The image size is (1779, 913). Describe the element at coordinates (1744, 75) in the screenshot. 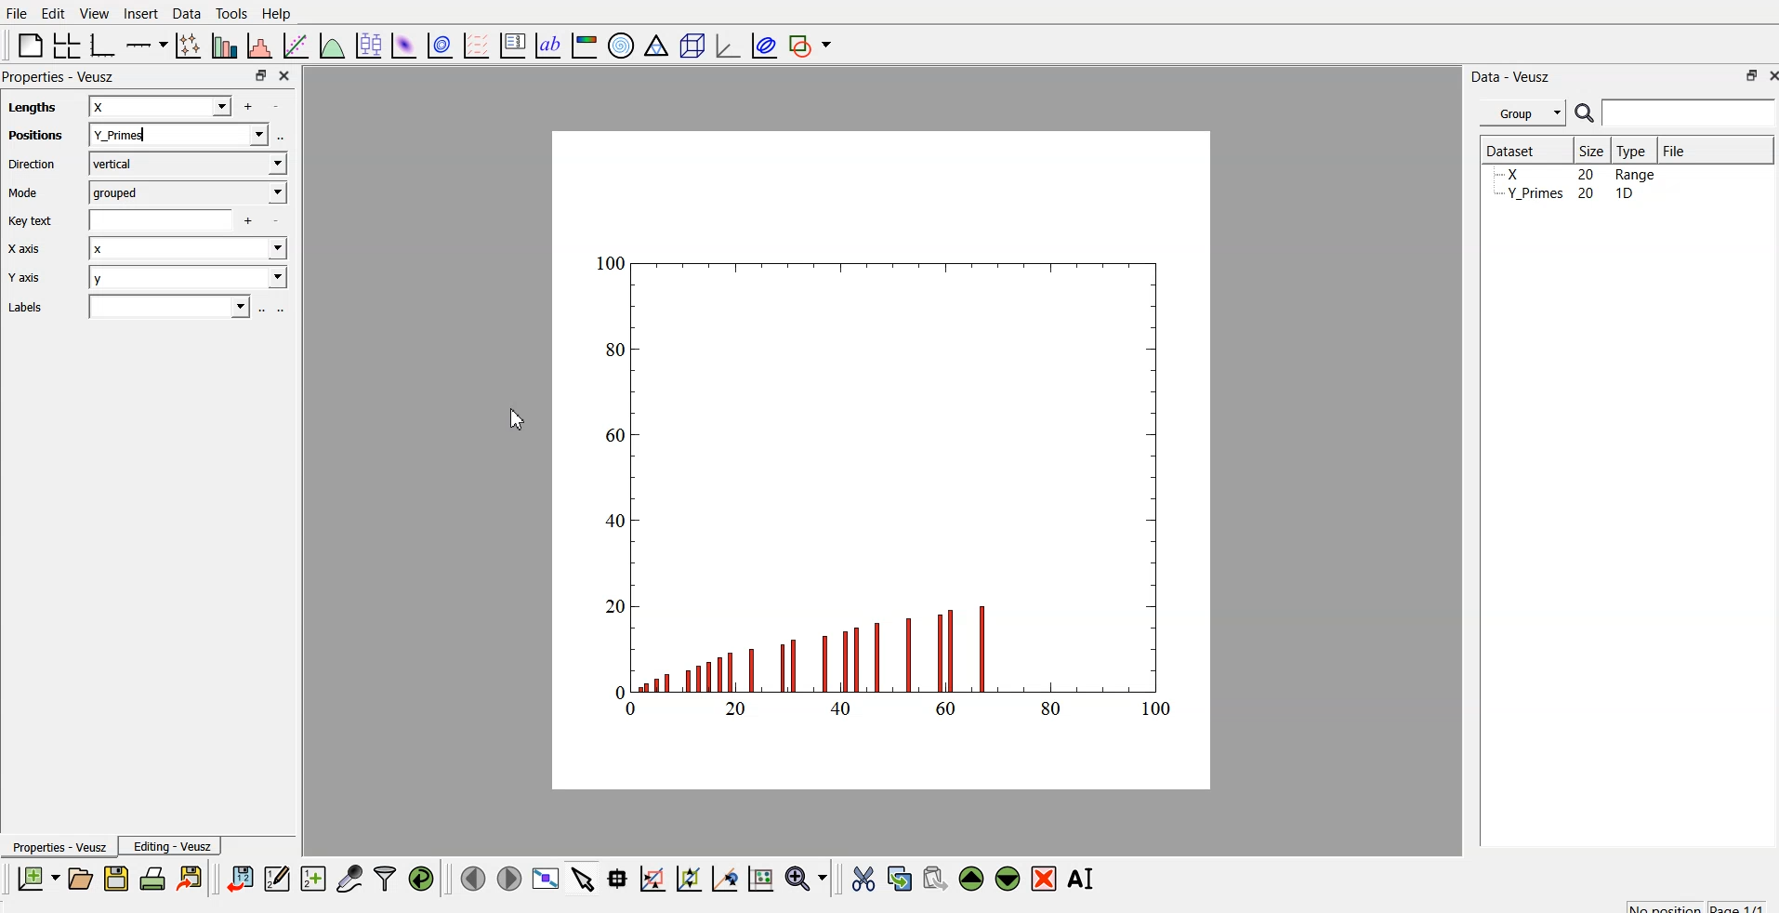

I see `maximize` at that location.